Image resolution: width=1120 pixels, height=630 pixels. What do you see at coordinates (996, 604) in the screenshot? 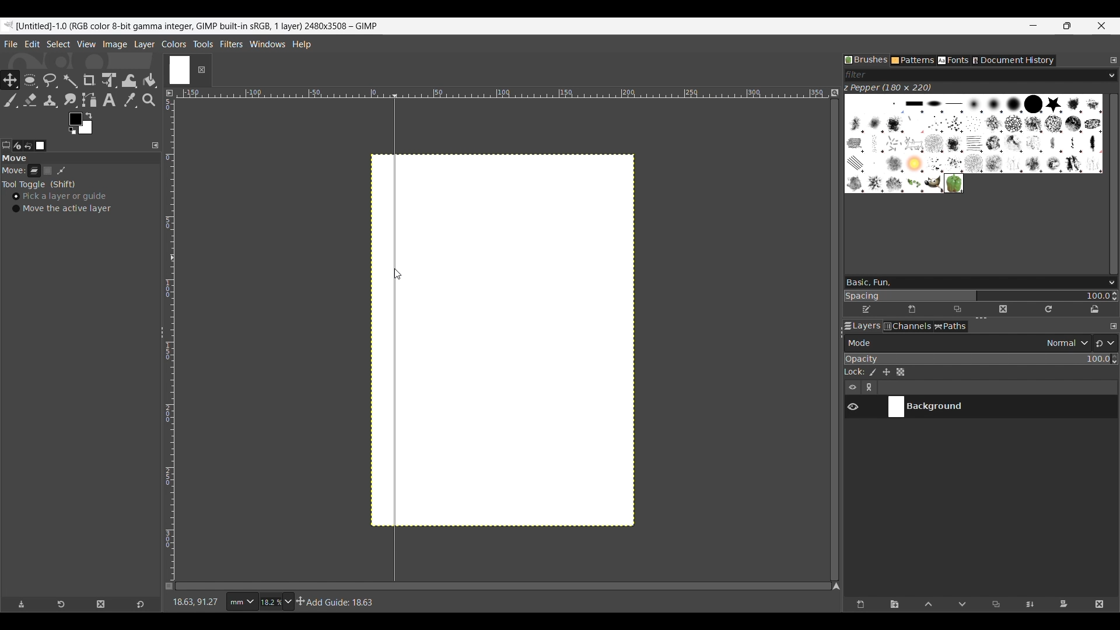
I see `Duplicate selected layer` at bounding box center [996, 604].